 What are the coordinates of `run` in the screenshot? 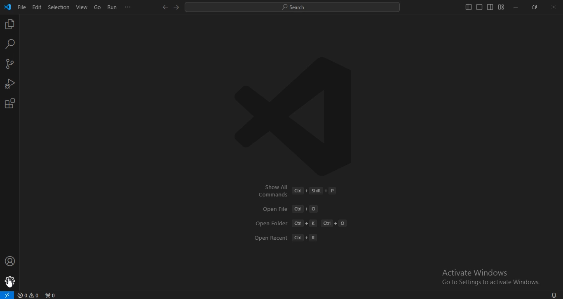 It's located at (113, 7).